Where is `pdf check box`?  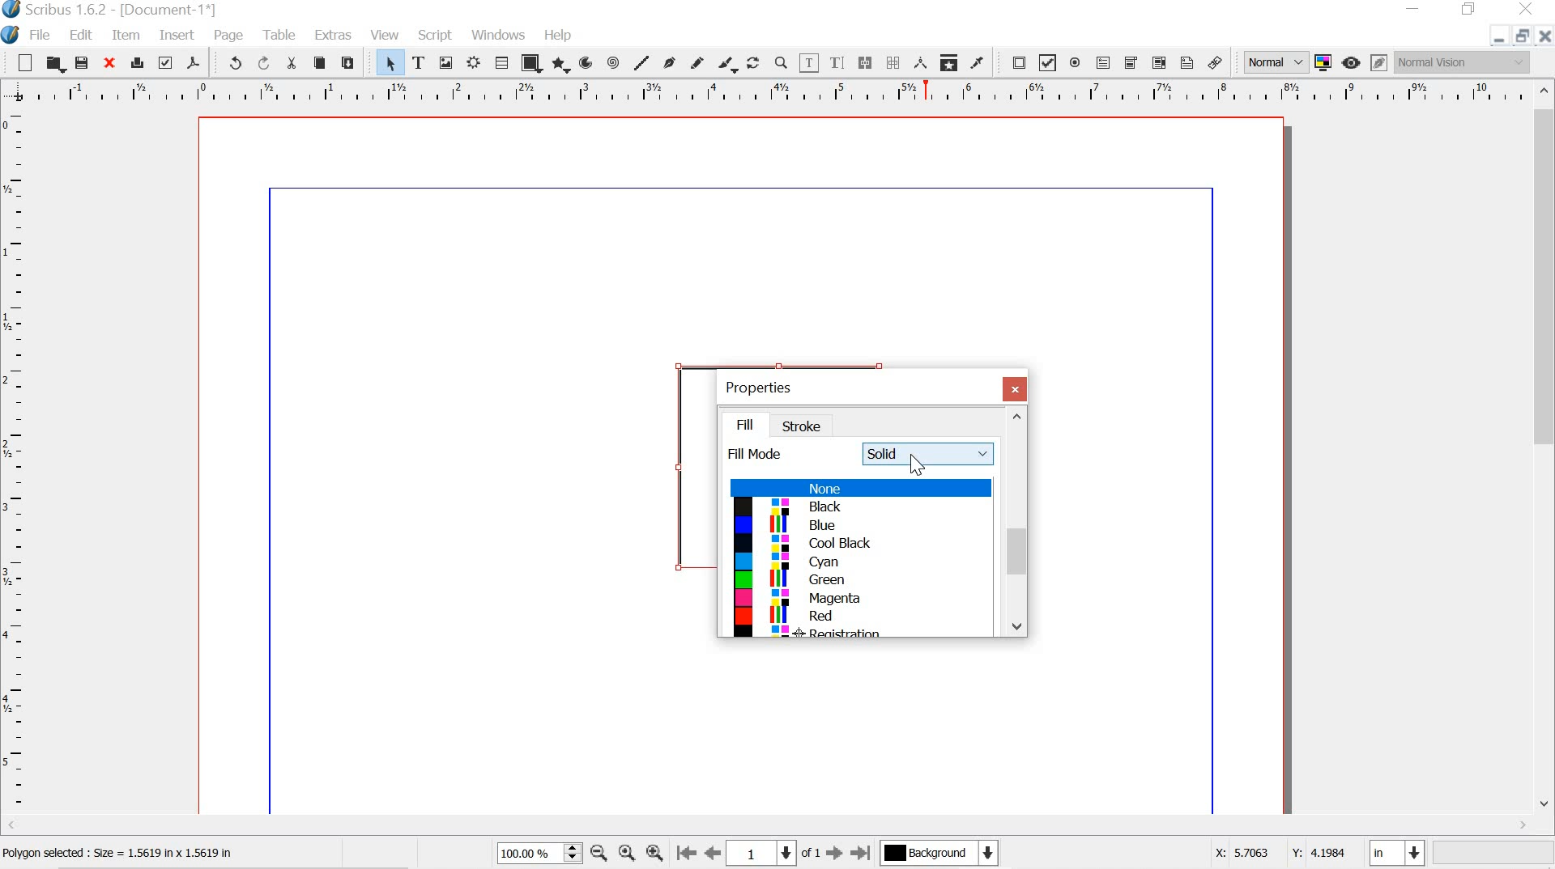 pdf check box is located at coordinates (1048, 62).